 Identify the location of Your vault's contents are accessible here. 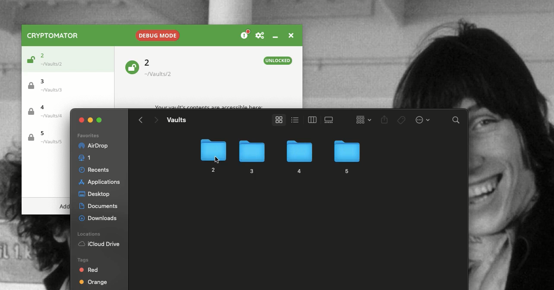
(209, 107).